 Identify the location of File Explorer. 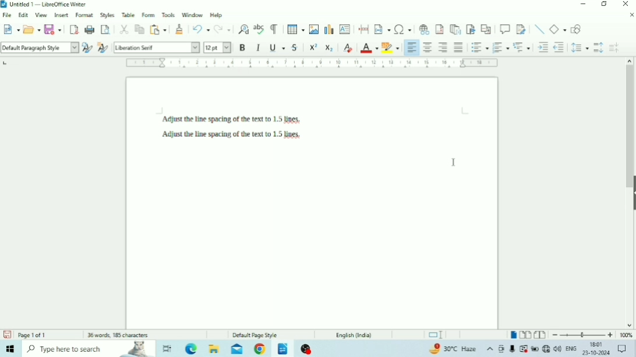
(214, 348).